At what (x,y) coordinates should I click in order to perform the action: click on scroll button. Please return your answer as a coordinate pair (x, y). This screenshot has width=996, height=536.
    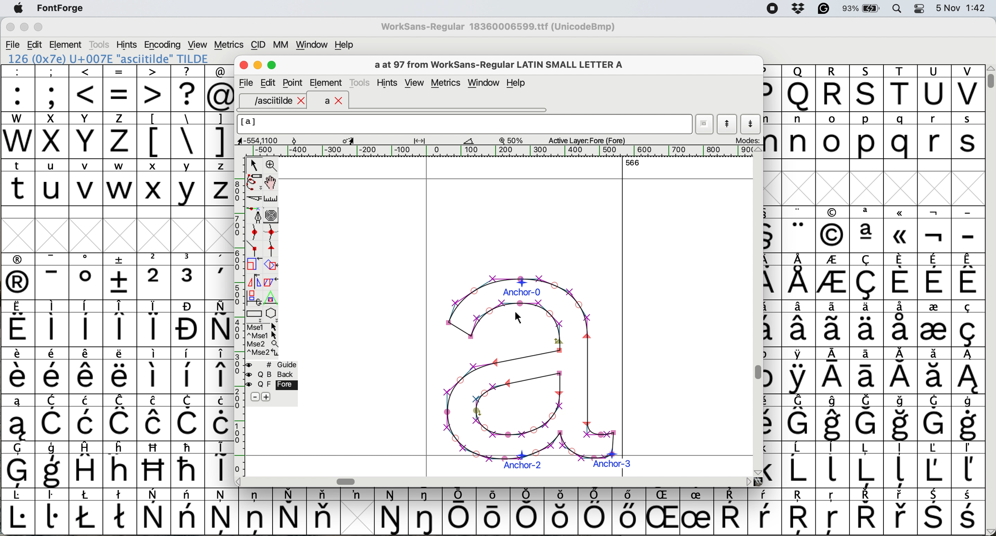
    Looking at the image, I should click on (239, 481).